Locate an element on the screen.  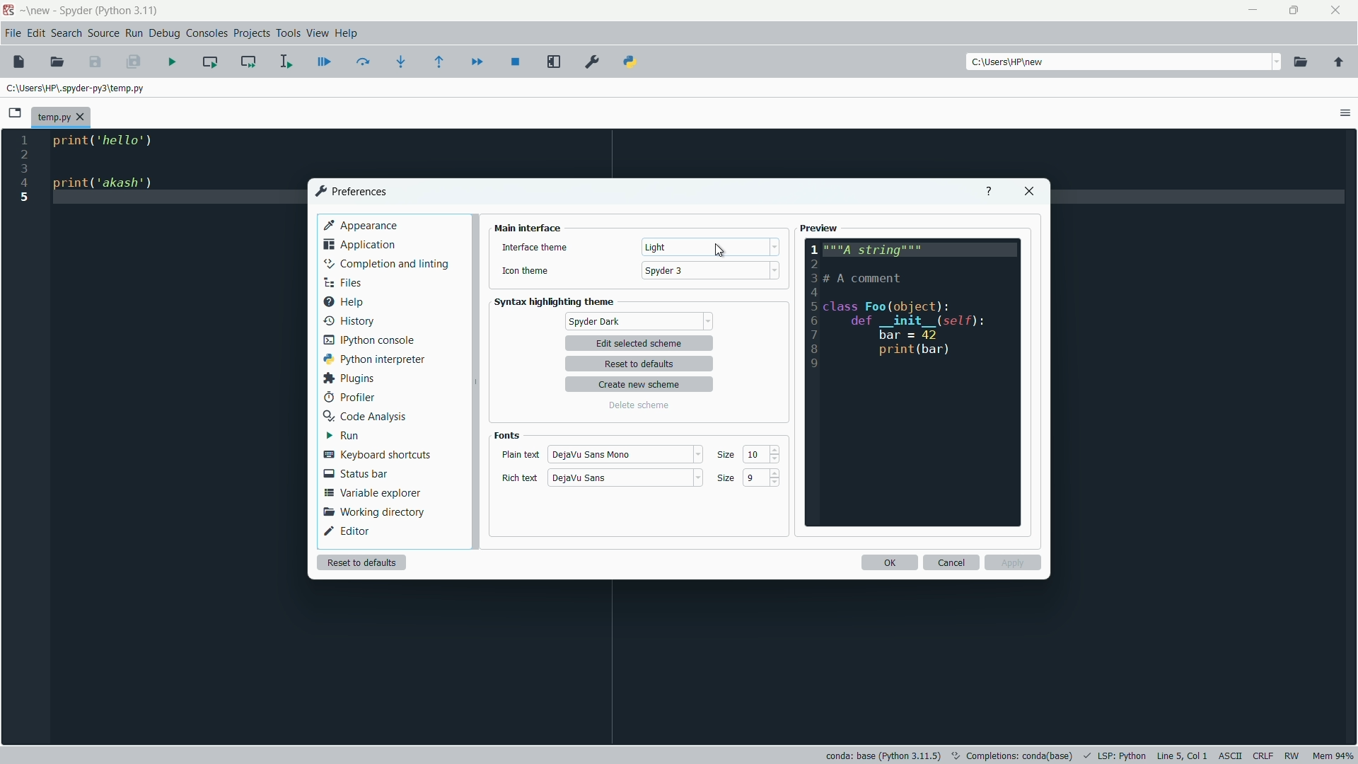
reset to defaults is located at coordinates (644, 364).